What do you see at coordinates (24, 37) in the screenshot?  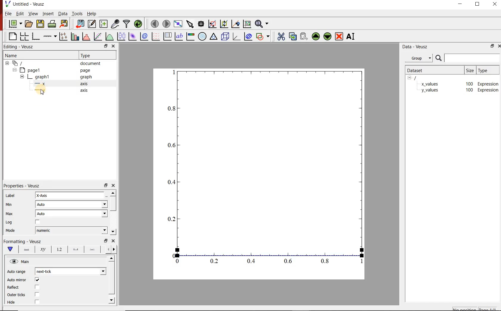 I see `arrange graphs in a grid` at bounding box center [24, 37].